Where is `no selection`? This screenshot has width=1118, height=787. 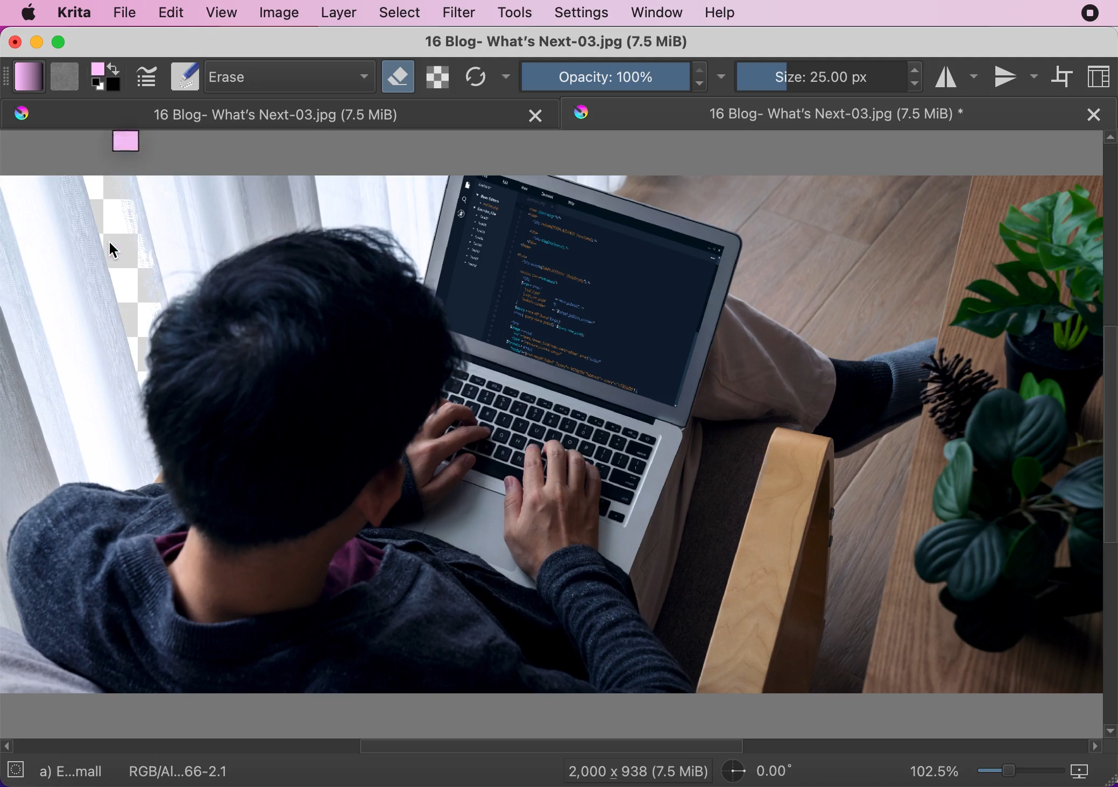
no selection is located at coordinates (21, 769).